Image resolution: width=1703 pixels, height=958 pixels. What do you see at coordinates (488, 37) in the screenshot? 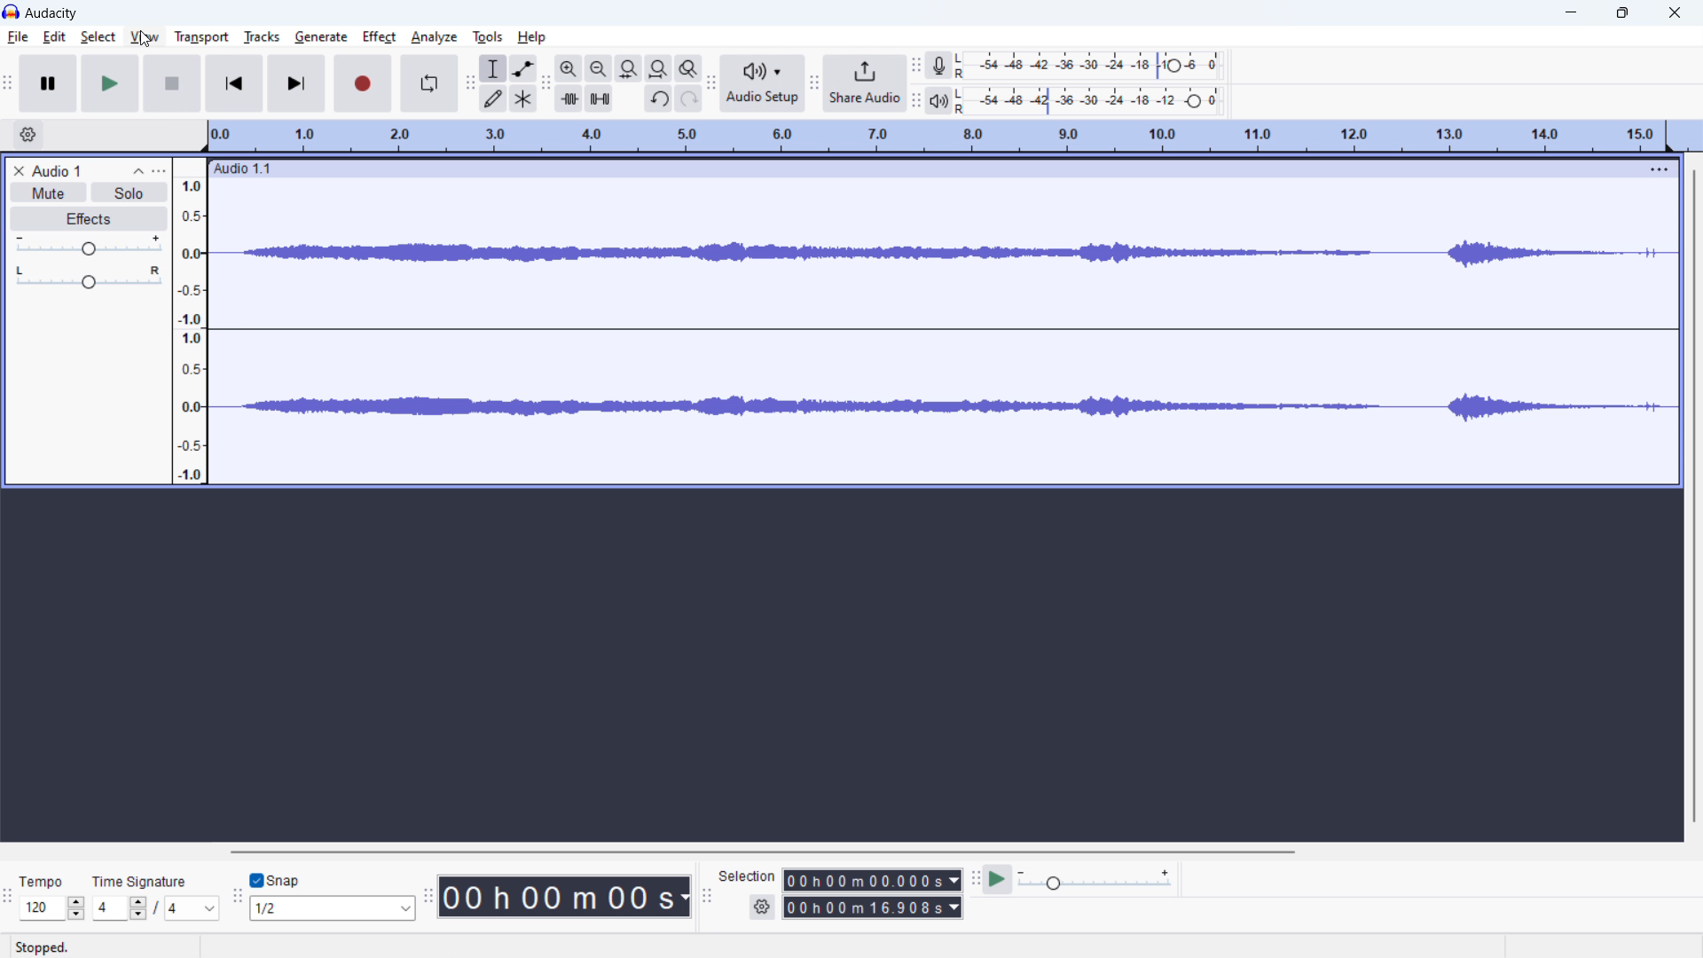
I see `tools` at bounding box center [488, 37].